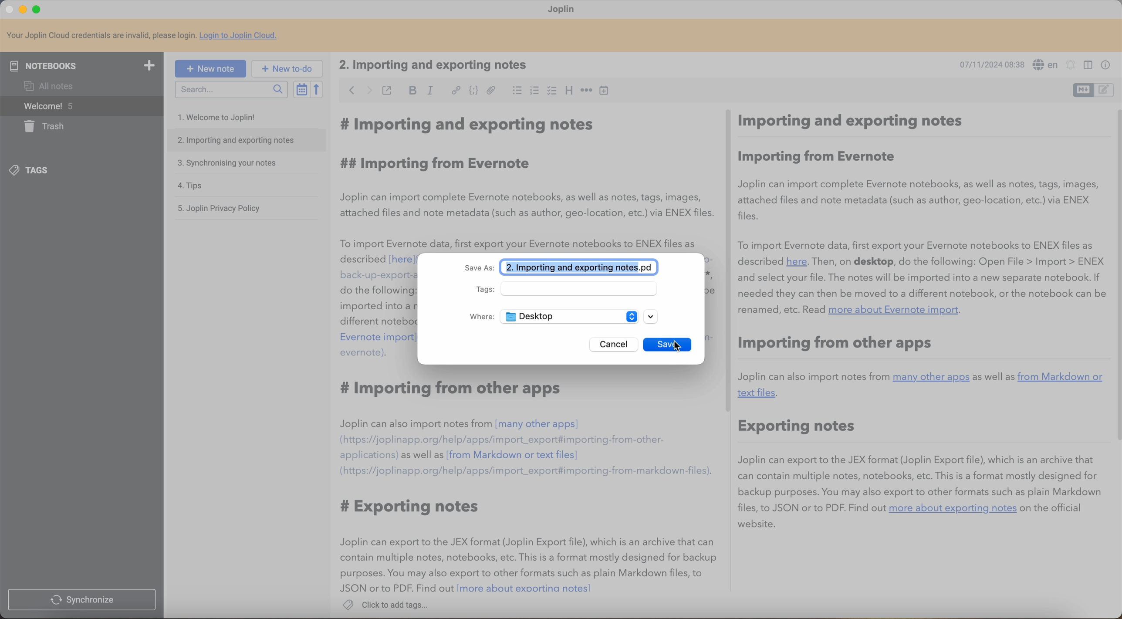  What do you see at coordinates (46, 86) in the screenshot?
I see `all notes` at bounding box center [46, 86].